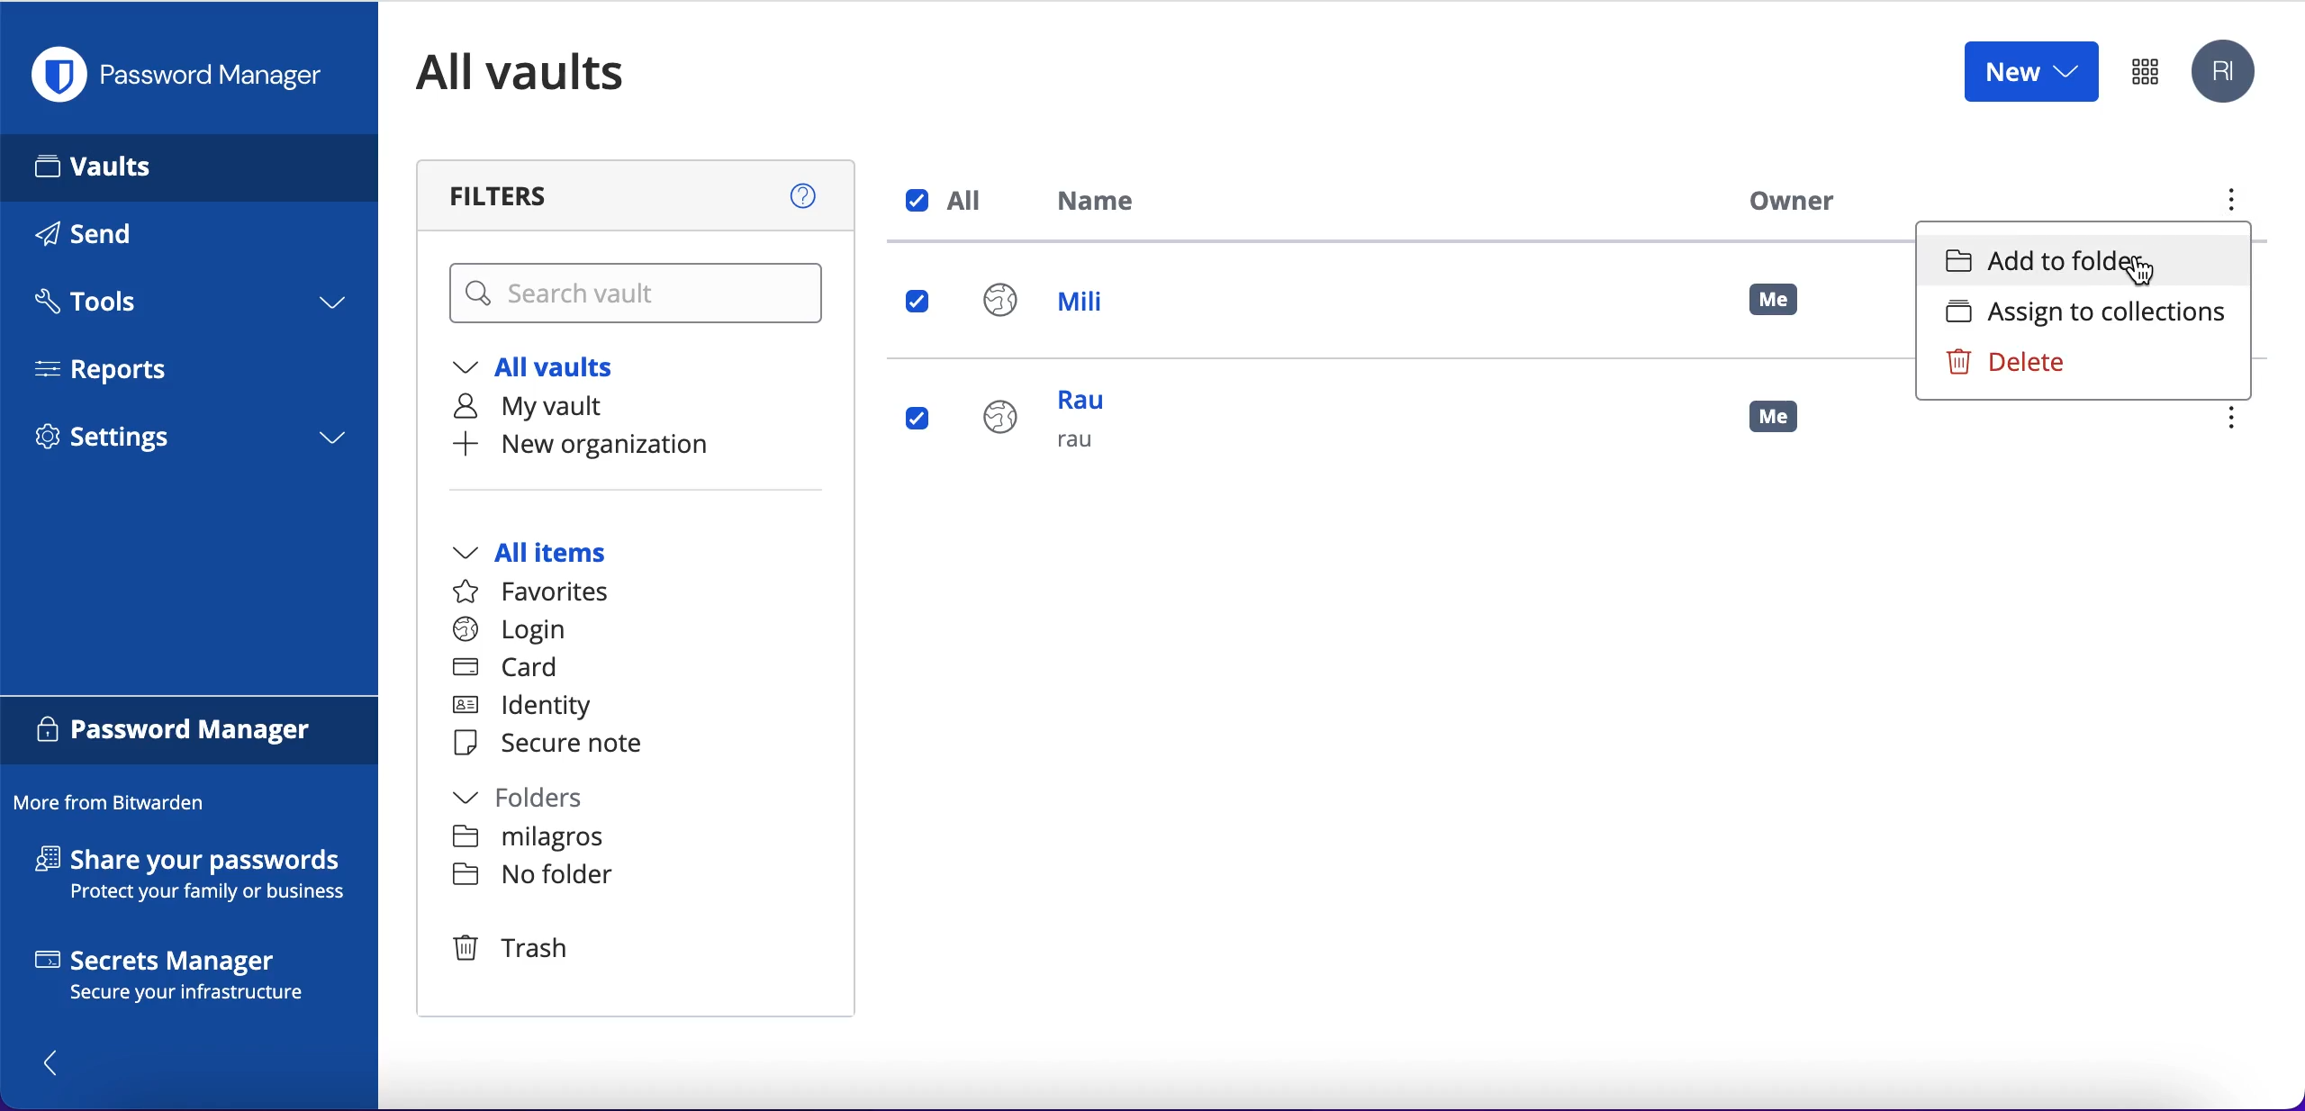  Describe the element at coordinates (1787, 425) in the screenshot. I see `me` at that location.